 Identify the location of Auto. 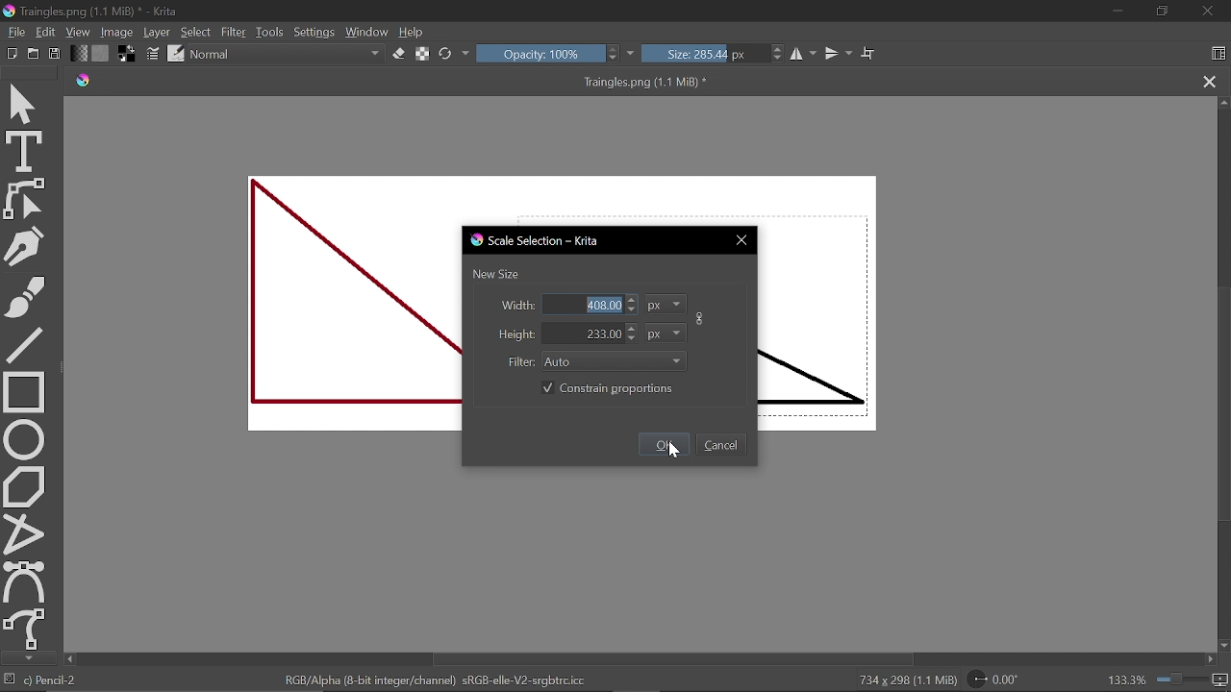
(615, 362).